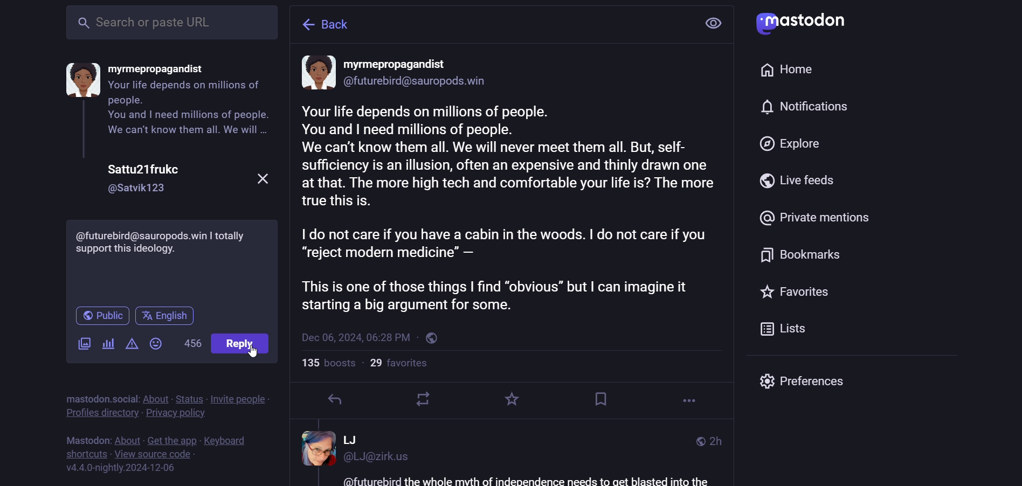 This screenshot has width=1022, height=486. What do you see at coordinates (720, 441) in the screenshot?
I see `last modifiied` at bounding box center [720, 441].